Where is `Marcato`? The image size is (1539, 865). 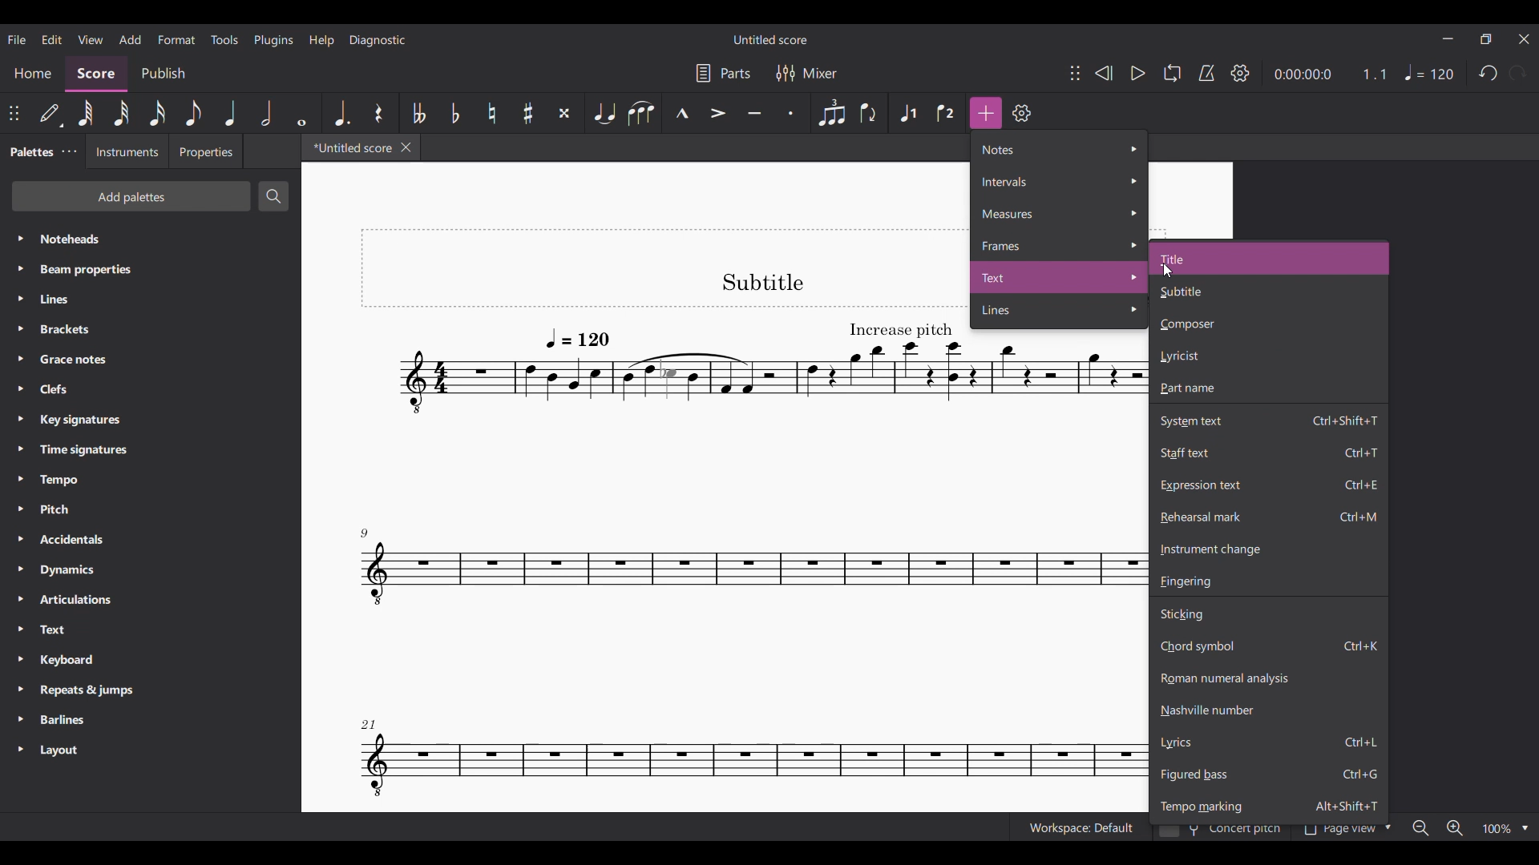 Marcato is located at coordinates (681, 113).